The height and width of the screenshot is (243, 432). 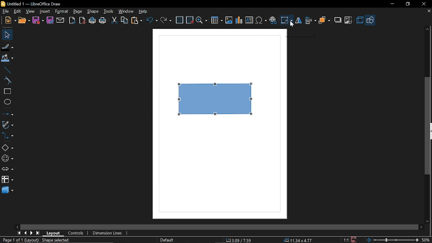 What do you see at coordinates (153, 20) in the screenshot?
I see `UNdo` at bounding box center [153, 20].